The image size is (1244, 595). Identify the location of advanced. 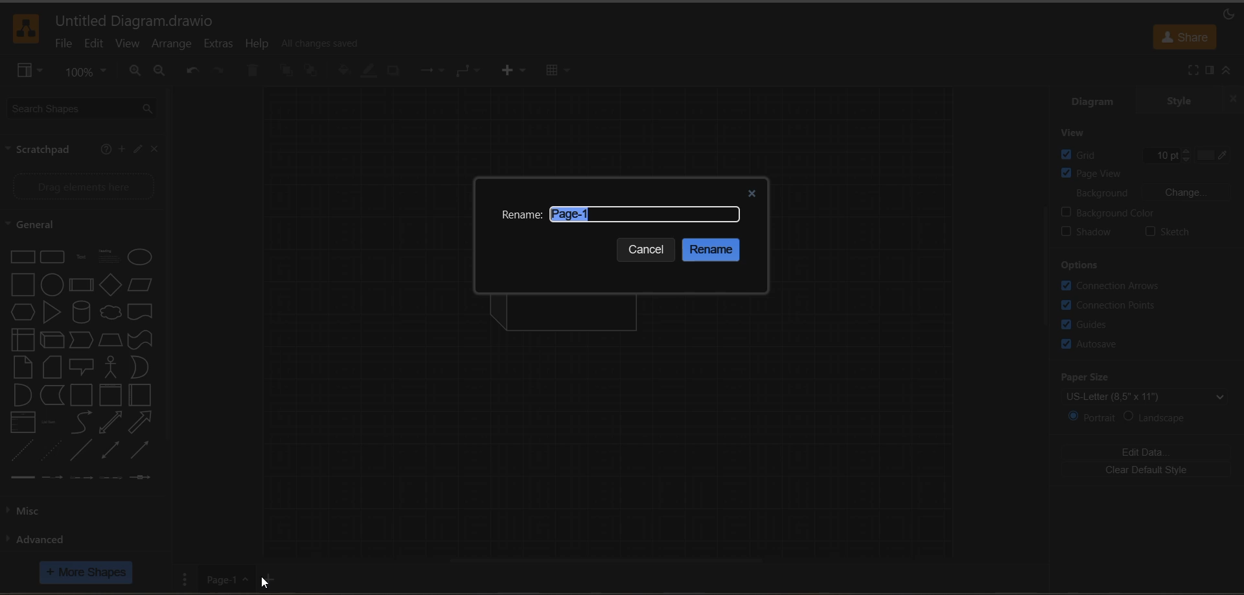
(39, 539).